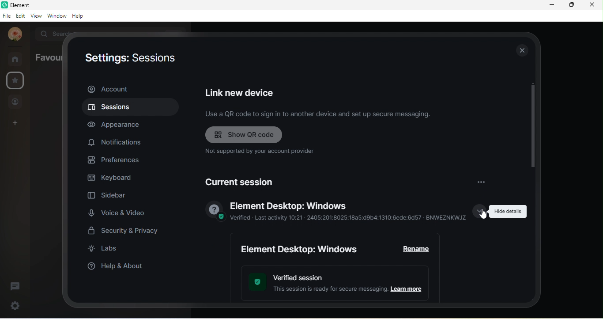 This screenshot has height=319, width=603. What do you see at coordinates (216, 211) in the screenshot?
I see `verified image` at bounding box center [216, 211].